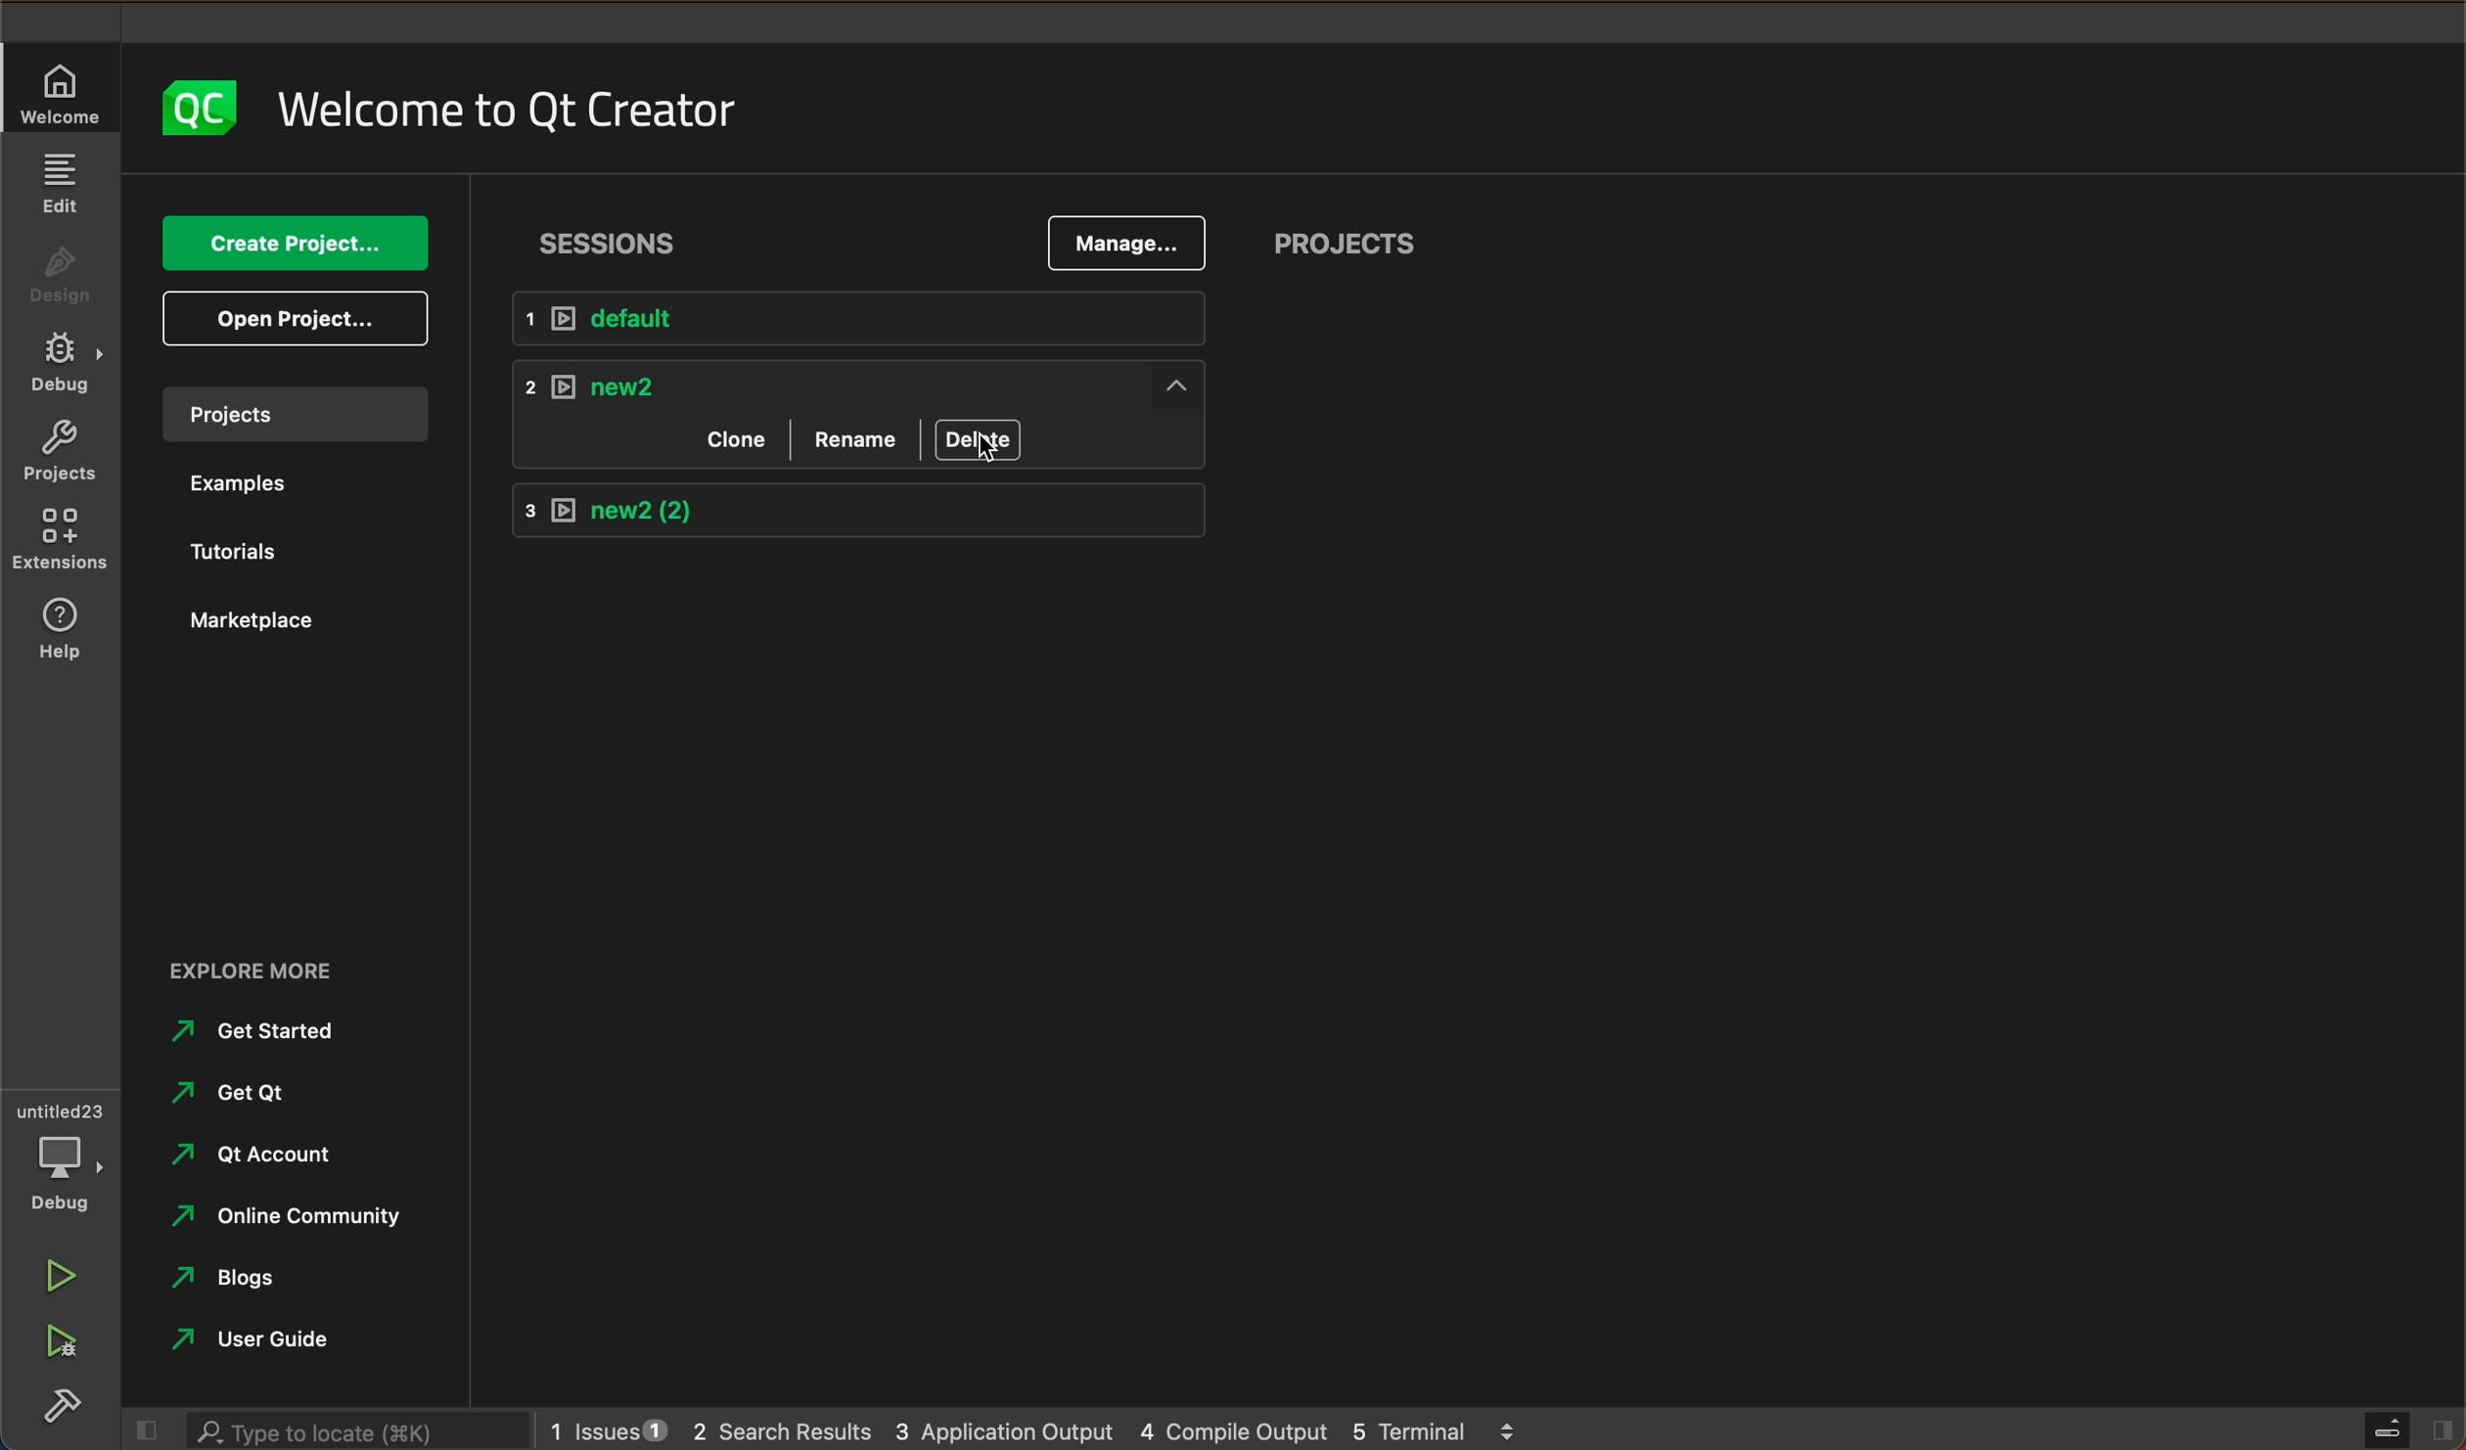 This screenshot has height=1450, width=2466. Describe the element at coordinates (294, 318) in the screenshot. I see `open` at that location.